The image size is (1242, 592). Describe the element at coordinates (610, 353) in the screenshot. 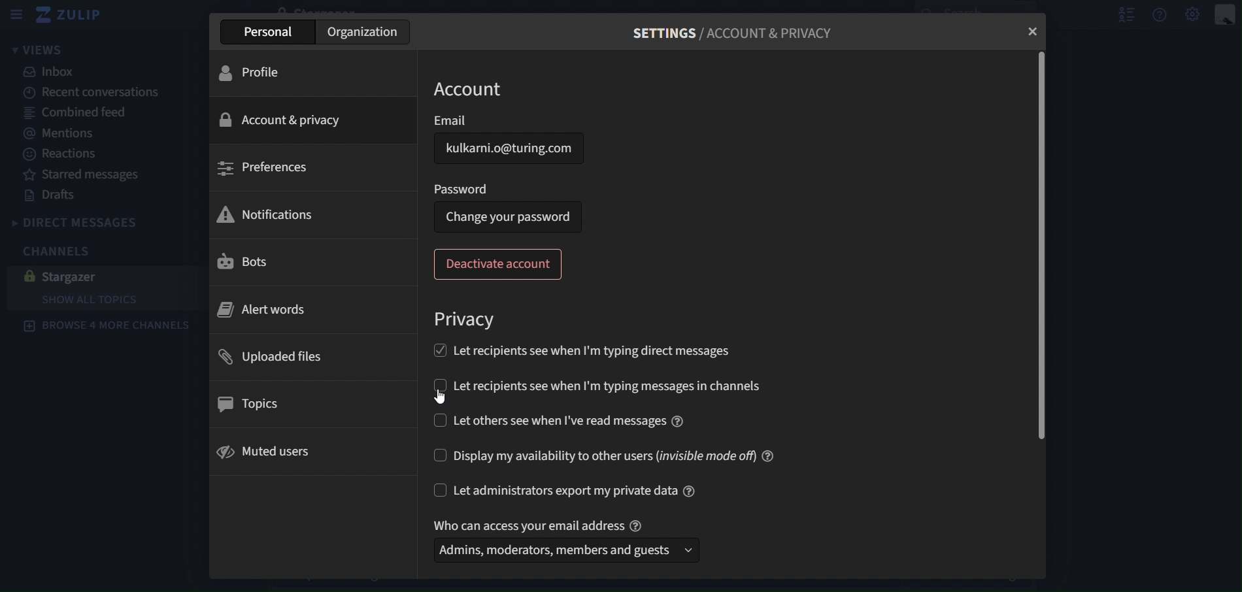

I see `let recipients see when Im typing direct messages` at that location.